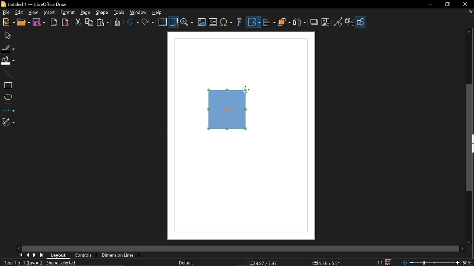 This screenshot has width=474, height=266. I want to click on Vertical scrollbar, so click(470, 139).